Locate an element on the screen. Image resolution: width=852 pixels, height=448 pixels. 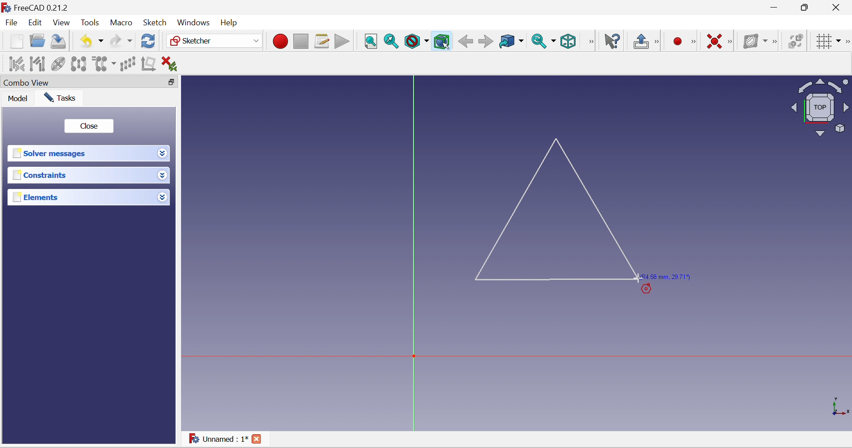
Delete all constraints is located at coordinates (170, 65).